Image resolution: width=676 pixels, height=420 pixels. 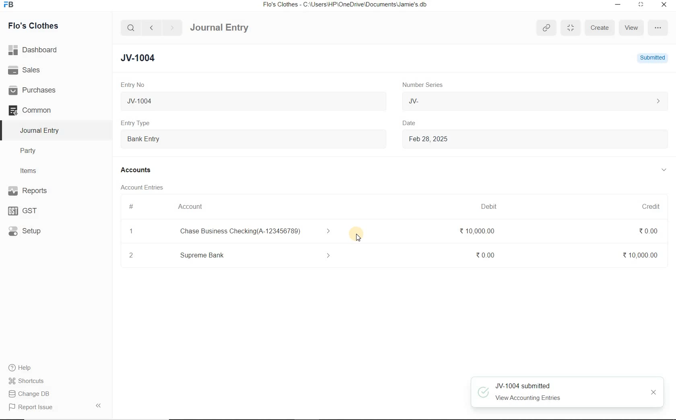 What do you see at coordinates (132, 232) in the screenshot?
I see `1` at bounding box center [132, 232].